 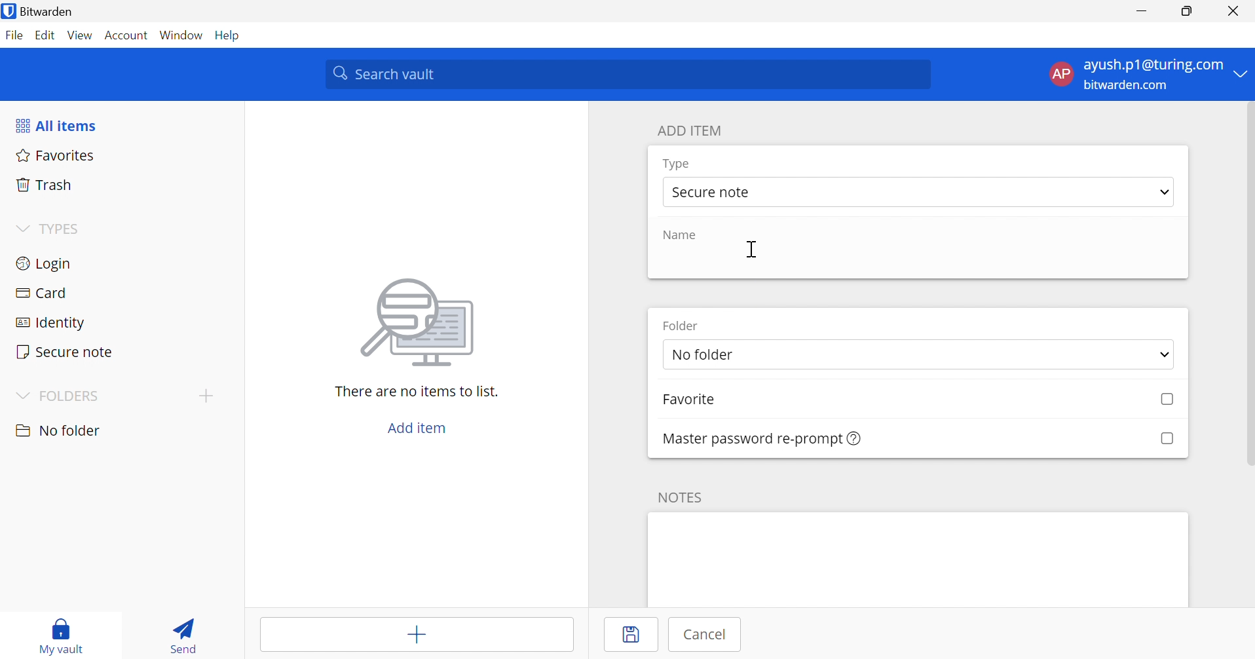 What do you see at coordinates (229, 35) in the screenshot?
I see `Help` at bounding box center [229, 35].